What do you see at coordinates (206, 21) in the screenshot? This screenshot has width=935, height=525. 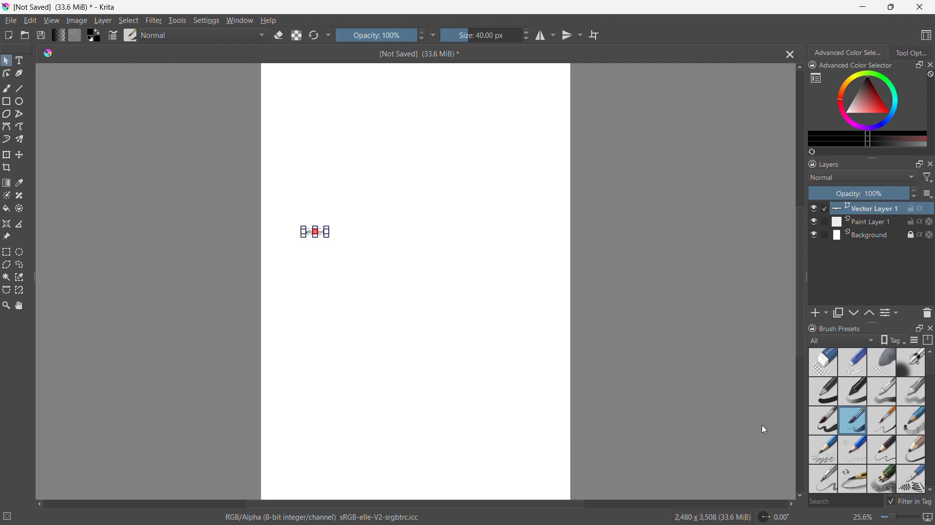 I see `settings` at bounding box center [206, 21].